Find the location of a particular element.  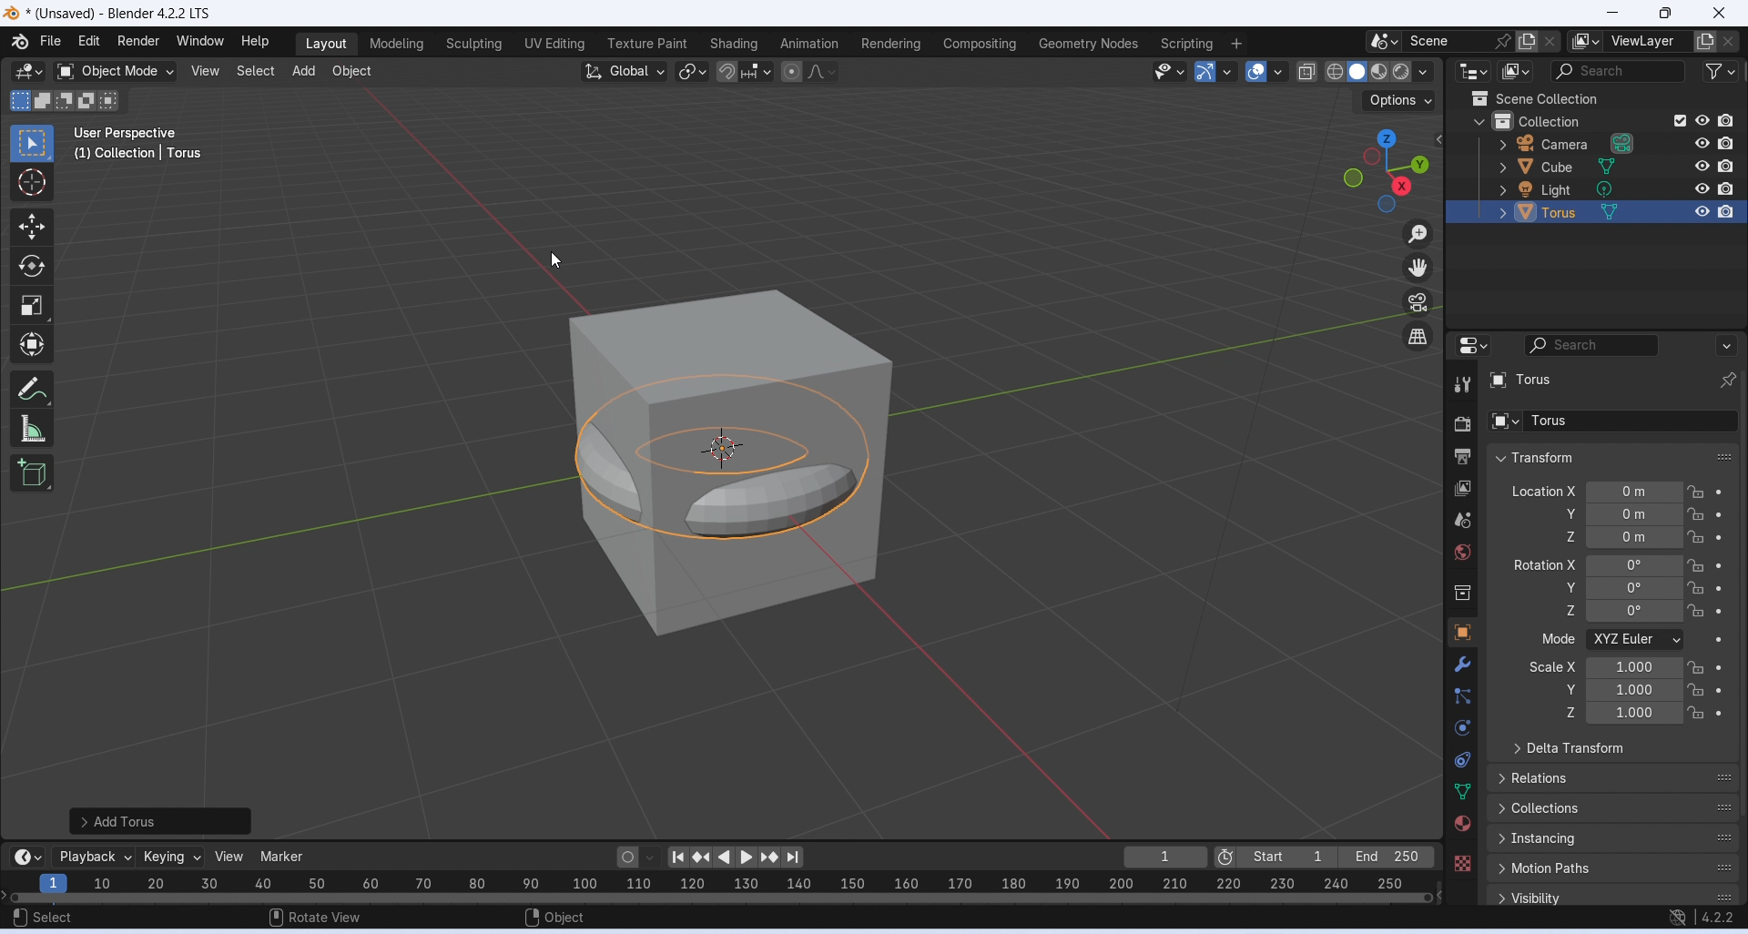

Data is located at coordinates (1463, 792).